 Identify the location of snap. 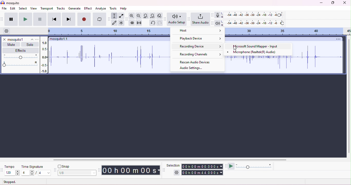
(64, 166).